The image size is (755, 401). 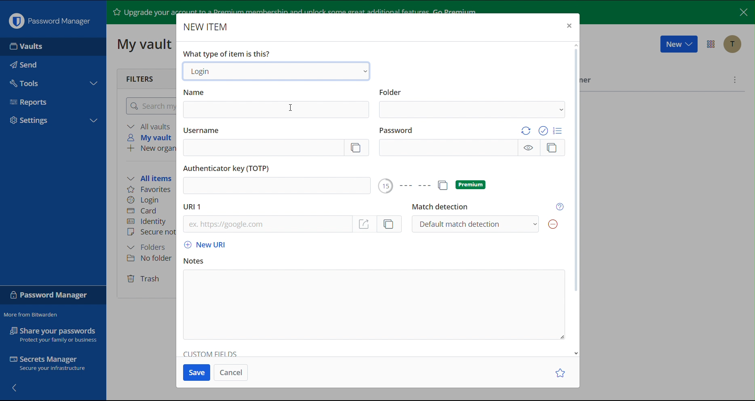 What do you see at coordinates (151, 138) in the screenshot?
I see `My vault` at bounding box center [151, 138].